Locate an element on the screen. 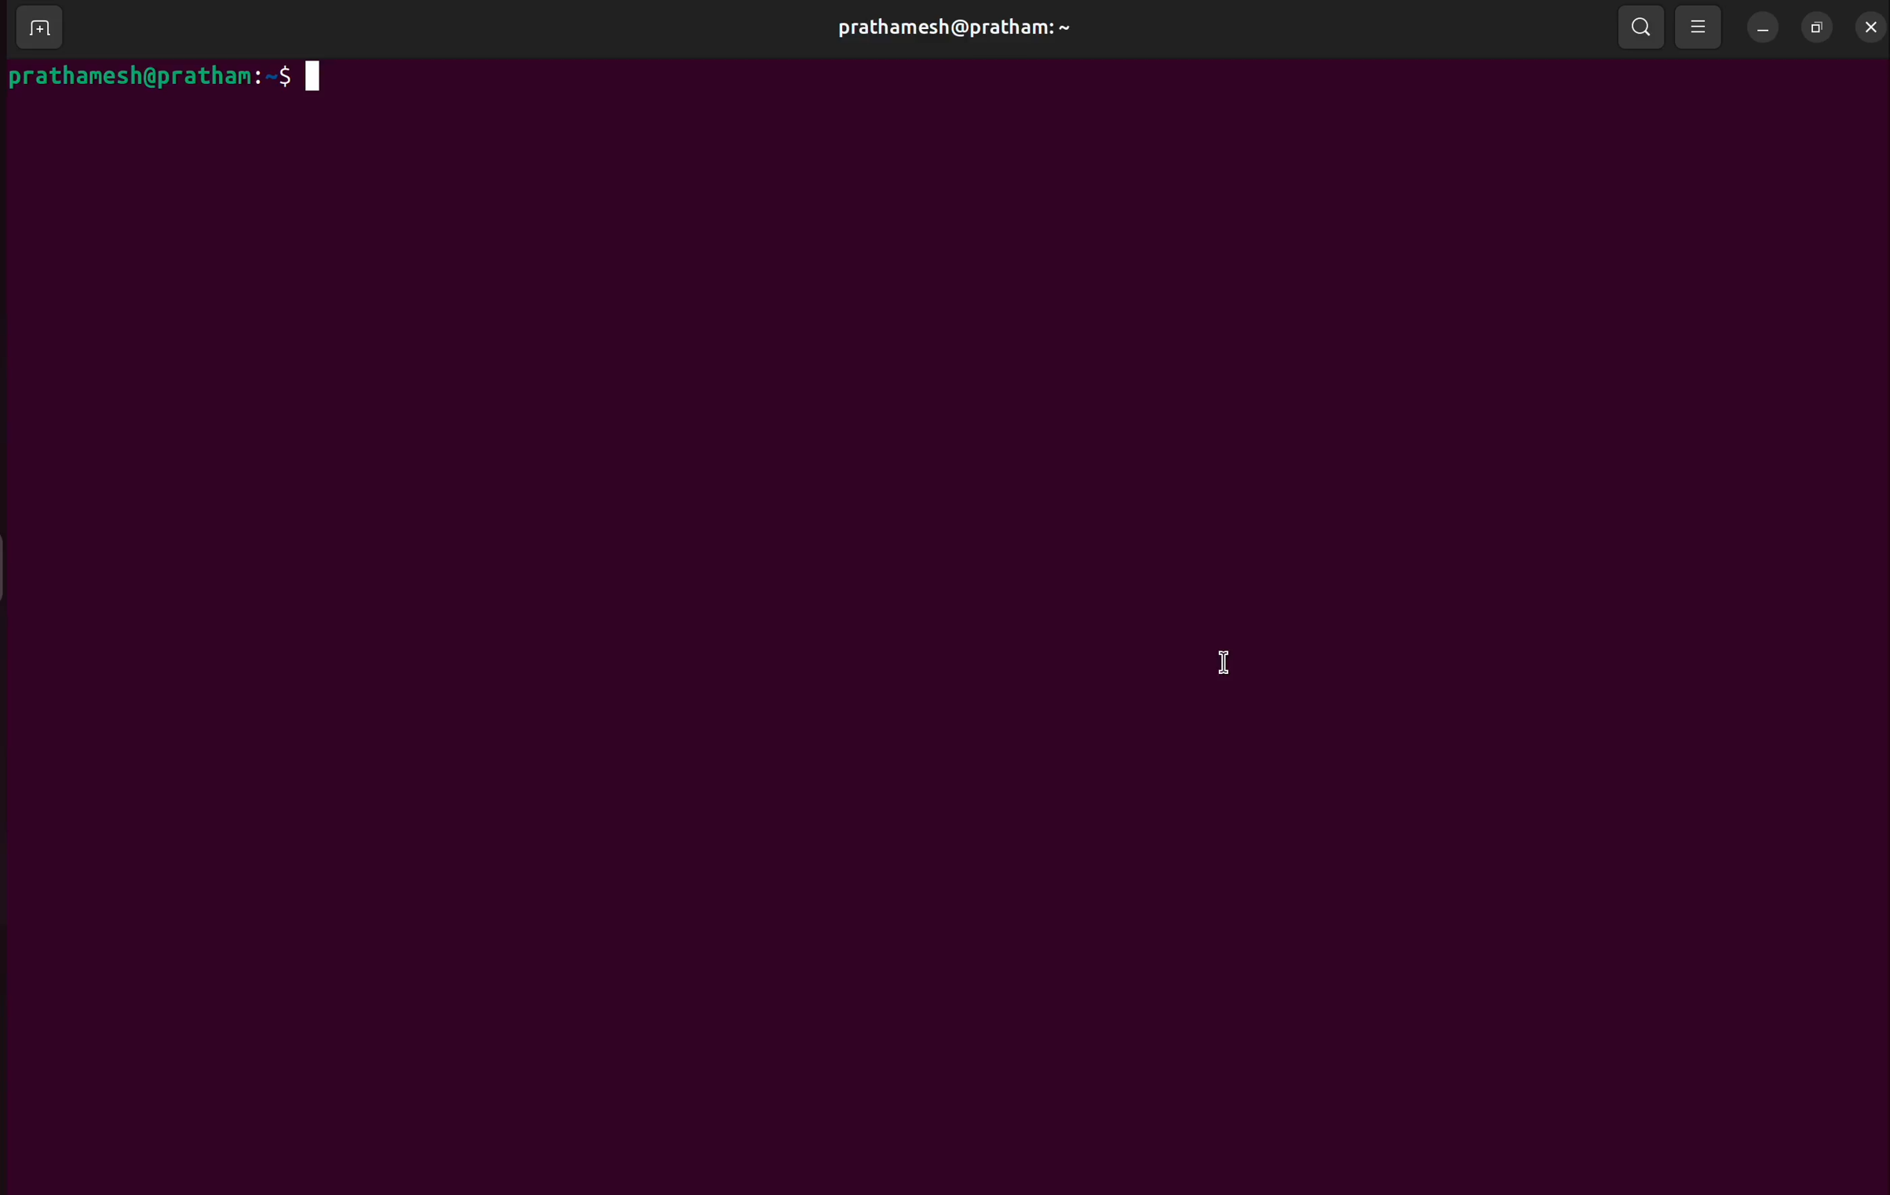 This screenshot has height=1195, width=1890. prathmesh@pratham:~ $ is located at coordinates (162, 75).